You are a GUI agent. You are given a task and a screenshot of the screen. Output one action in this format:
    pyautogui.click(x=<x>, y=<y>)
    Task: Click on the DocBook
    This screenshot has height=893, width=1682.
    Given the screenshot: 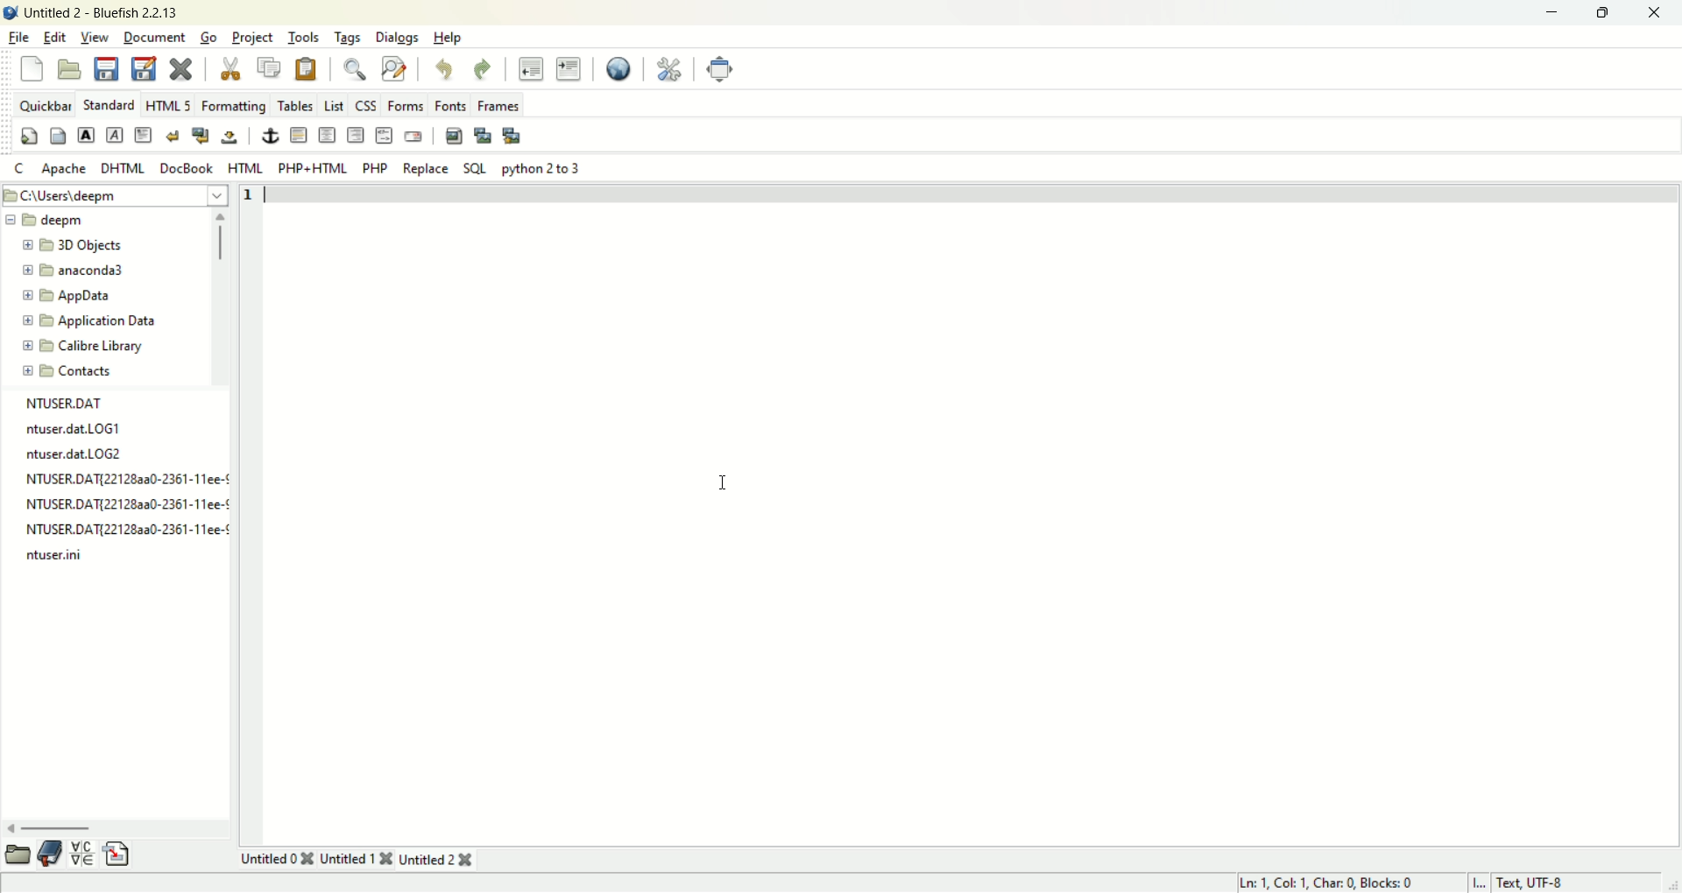 What is the action you would take?
    pyautogui.click(x=187, y=169)
    